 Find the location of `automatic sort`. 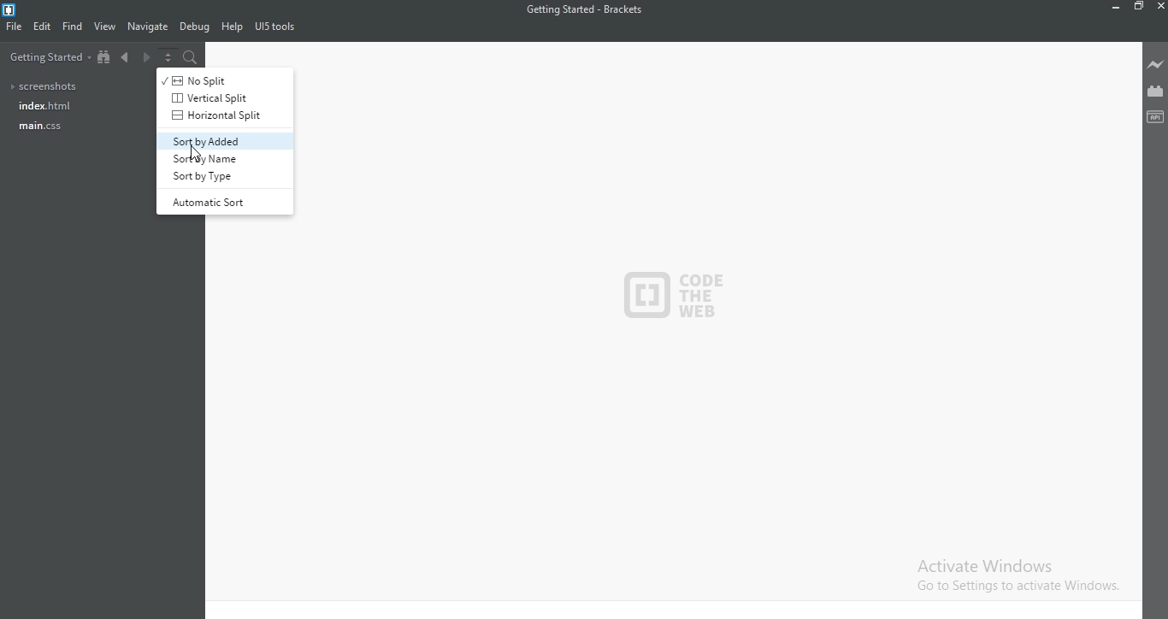

automatic sort is located at coordinates (223, 200).